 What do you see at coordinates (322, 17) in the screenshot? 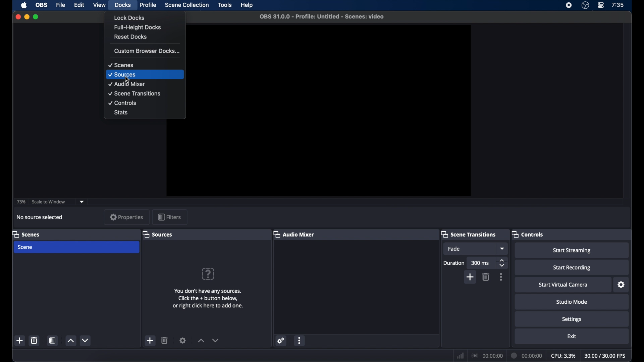
I see `filename` at bounding box center [322, 17].